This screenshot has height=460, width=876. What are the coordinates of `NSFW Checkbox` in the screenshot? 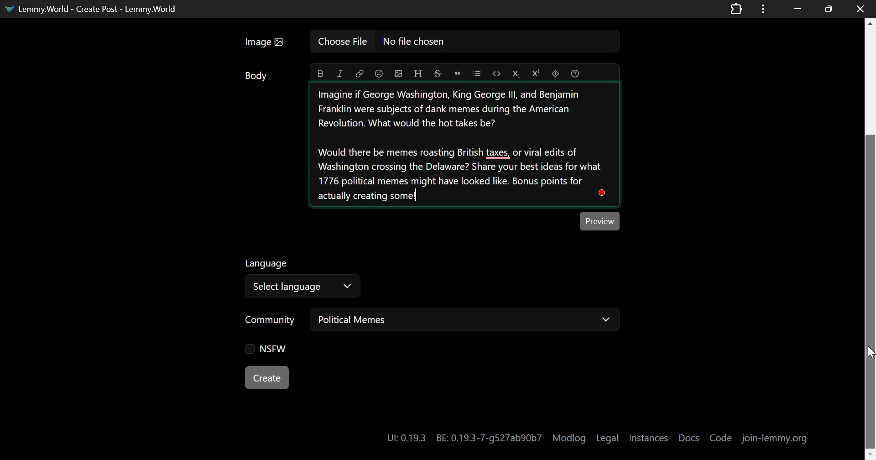 It's located at (268, 347).